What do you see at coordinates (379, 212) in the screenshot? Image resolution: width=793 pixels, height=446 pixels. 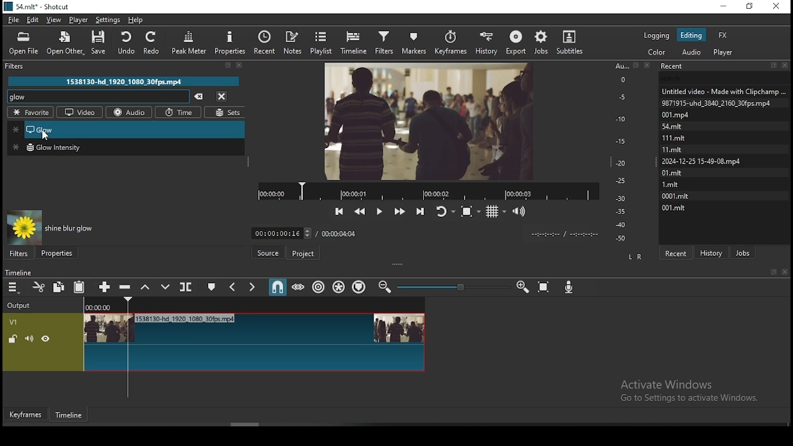 I see `play/pause` at bounding box center [379, 212].